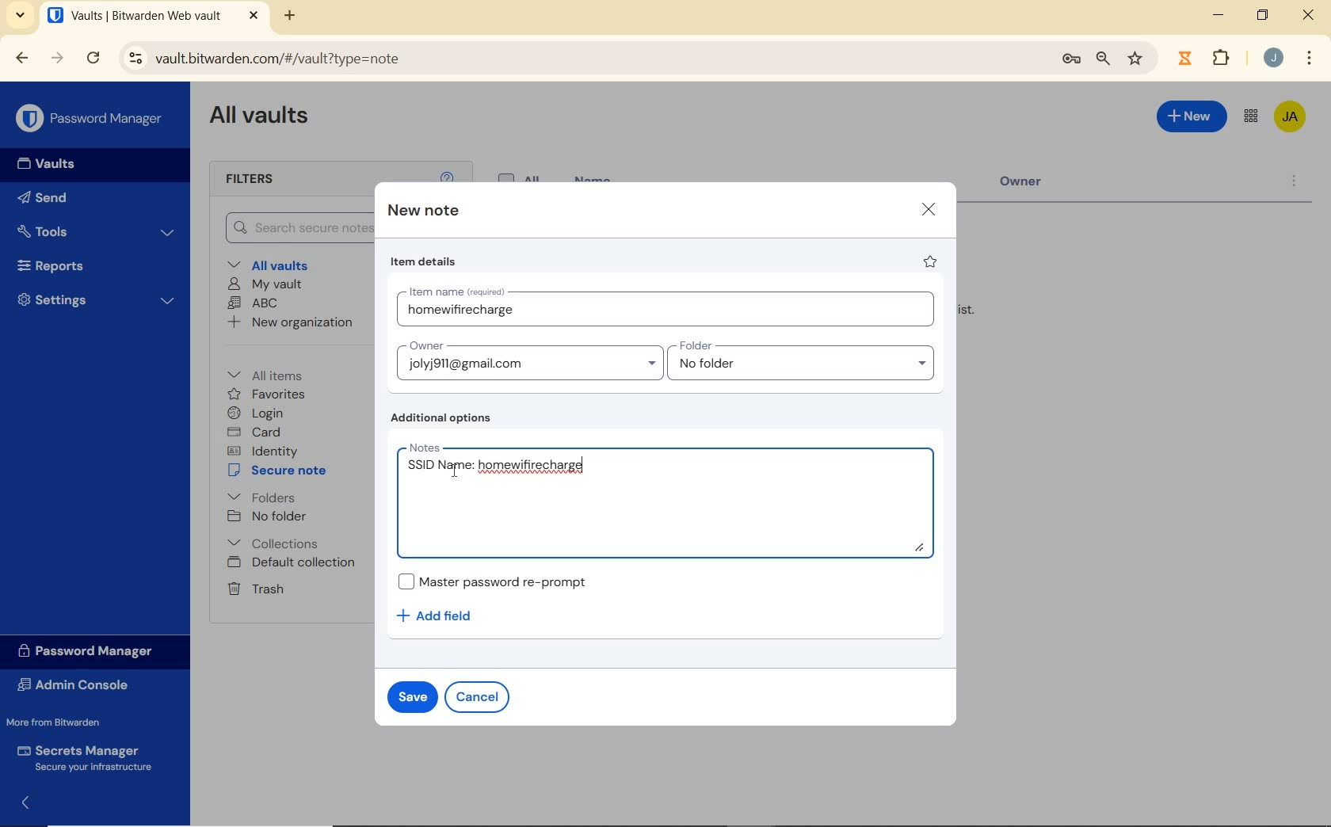  I want to click on folder, so click(803, 360).